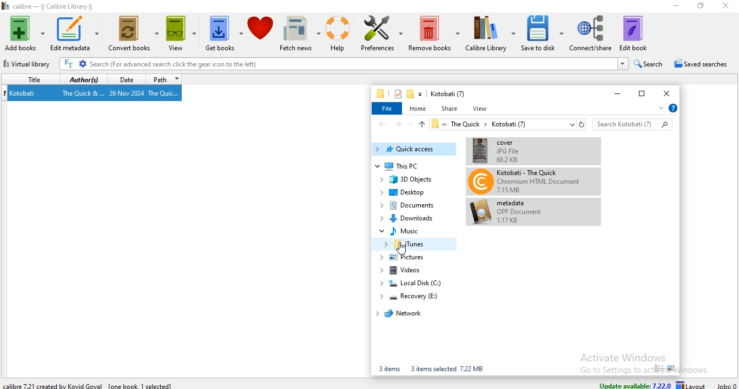  What do you see at coordinates (672, 368) in the screenshot?
I see `large icon view` at bounding box center [672, 368].